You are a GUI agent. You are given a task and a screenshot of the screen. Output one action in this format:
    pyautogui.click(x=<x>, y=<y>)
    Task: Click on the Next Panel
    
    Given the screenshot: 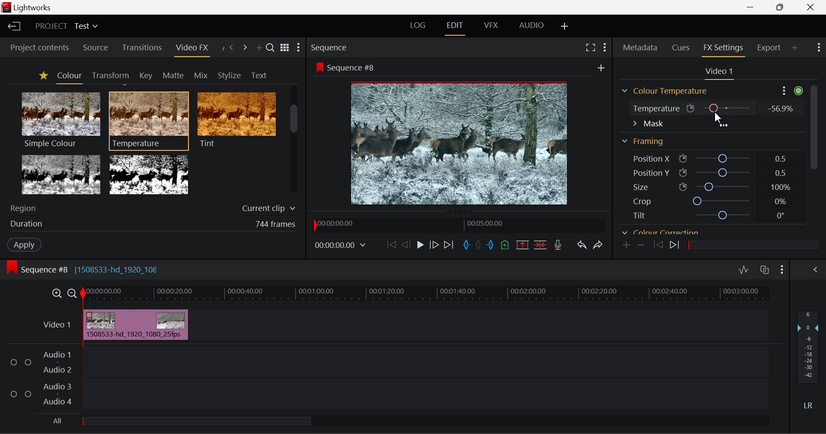 What is the action you would take?
    pyautogui.click(x=245, y=47)
    